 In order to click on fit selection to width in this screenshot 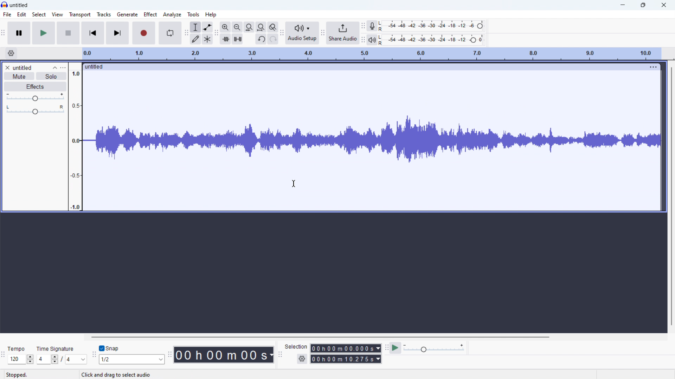, I will do `click(249, 27)`.